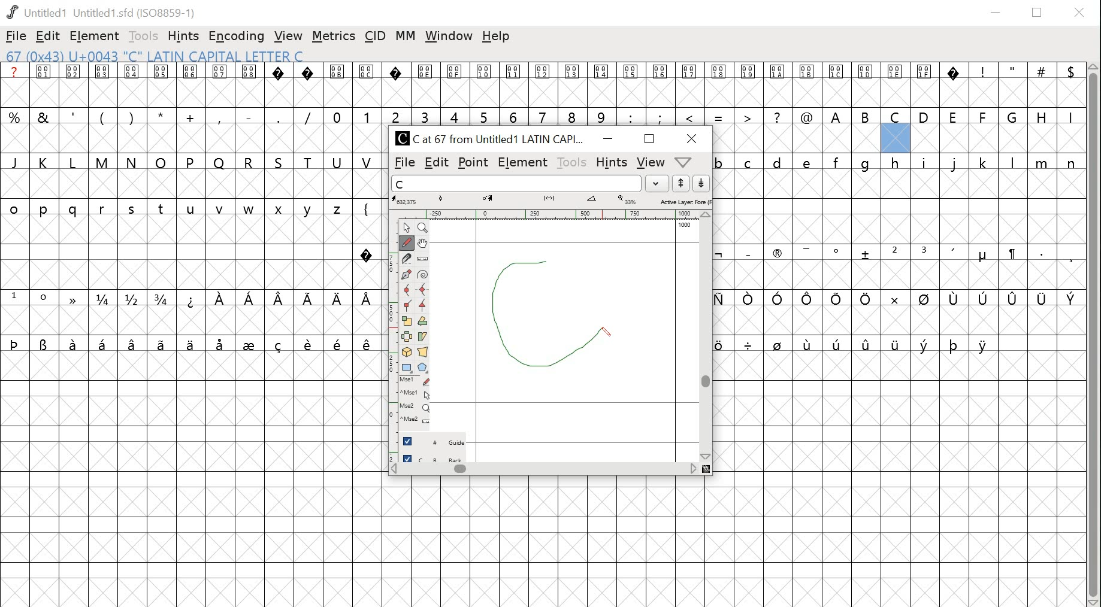 This screenshot has height=607, width=1101. Describe the element at coordinates (424, 244) in the screenshot. I see `pan` at that location.